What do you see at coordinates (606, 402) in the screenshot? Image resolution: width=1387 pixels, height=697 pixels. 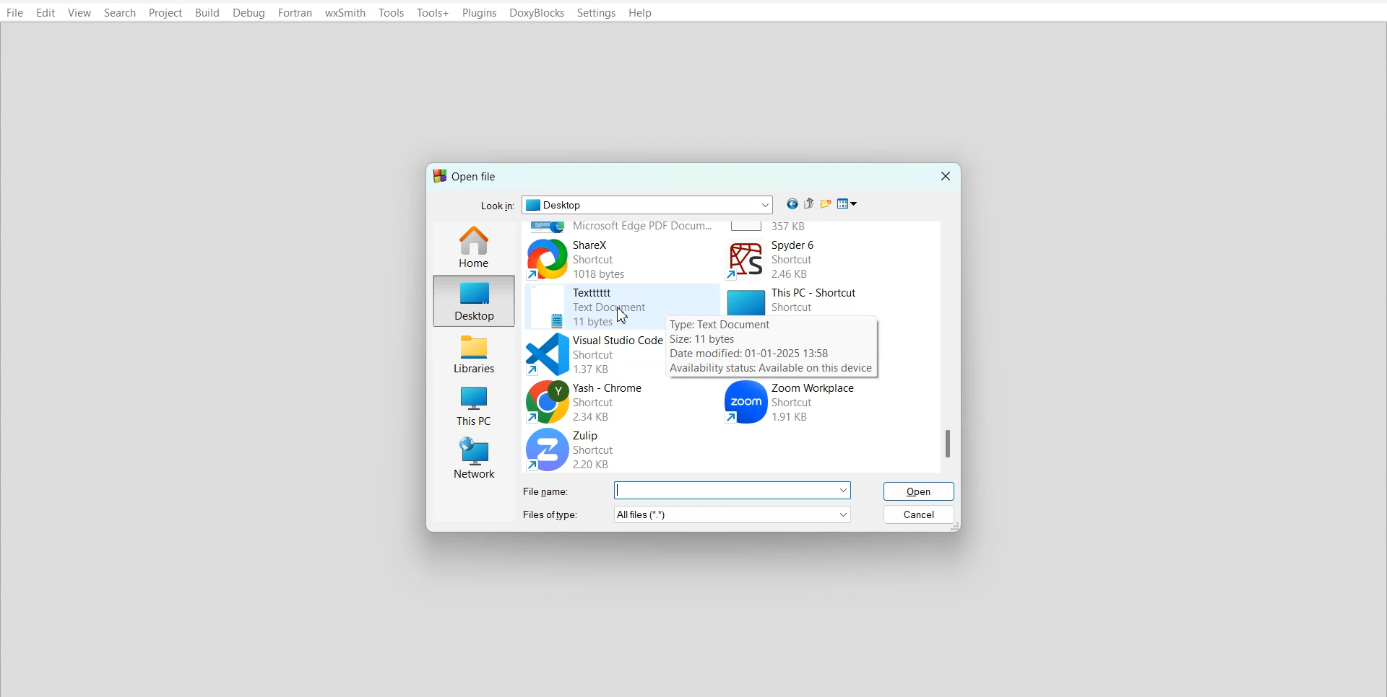 I see `Chrome` at bounding box center [606, 402].